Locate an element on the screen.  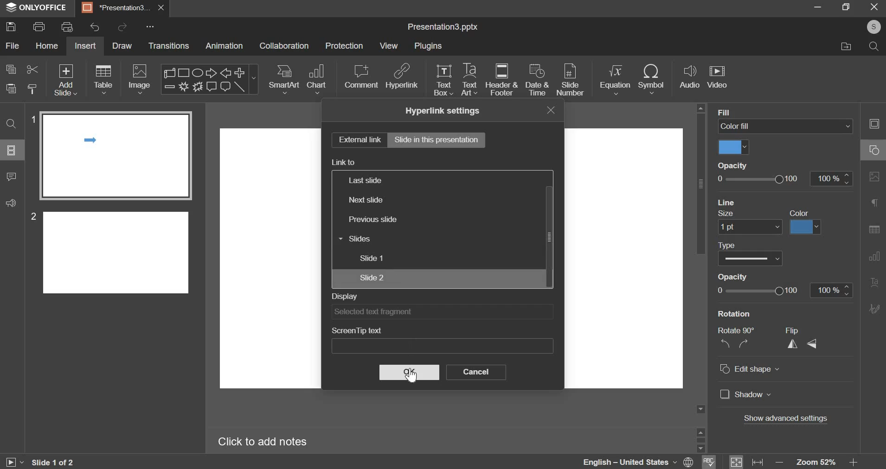
find is located at coordinates (11, 124).